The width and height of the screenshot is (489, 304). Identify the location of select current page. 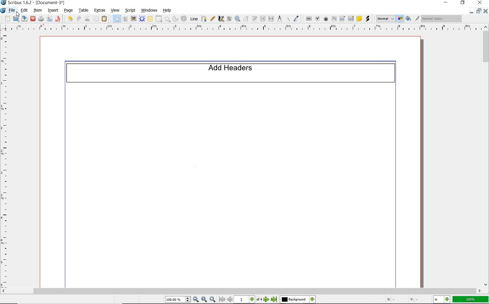
(249, 300).